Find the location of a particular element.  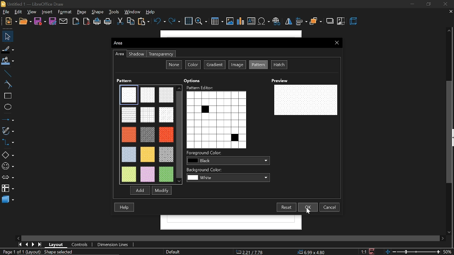

insert image is located at coordinates (231, 21).